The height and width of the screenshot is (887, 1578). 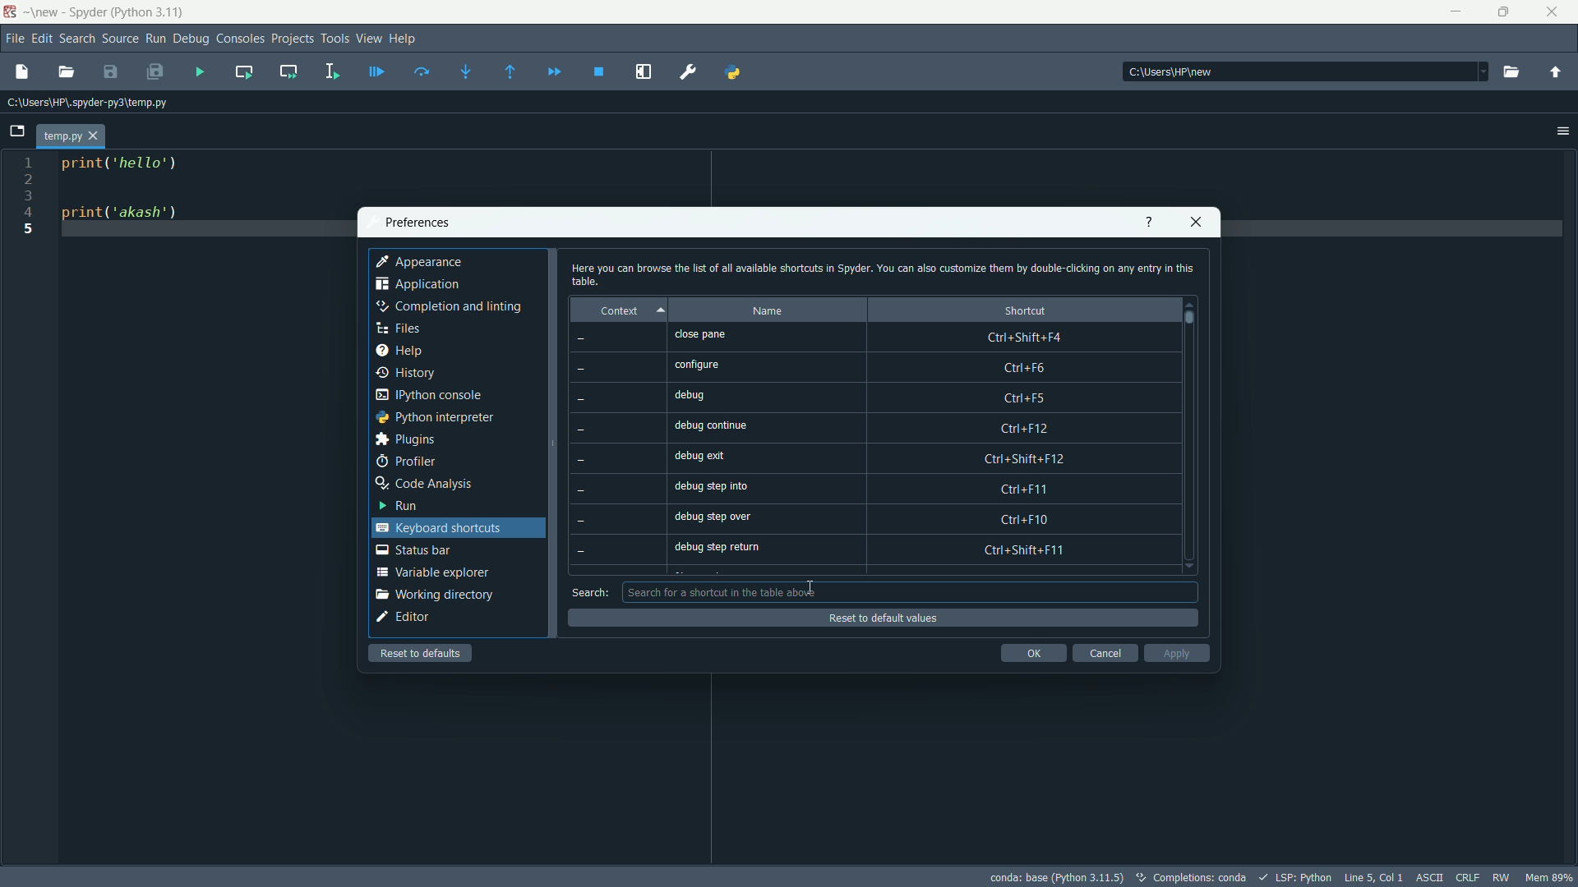 What do you see at coordinates (21, 71) in the screenshot?
I see `new file` at bounding box center [21, 71].